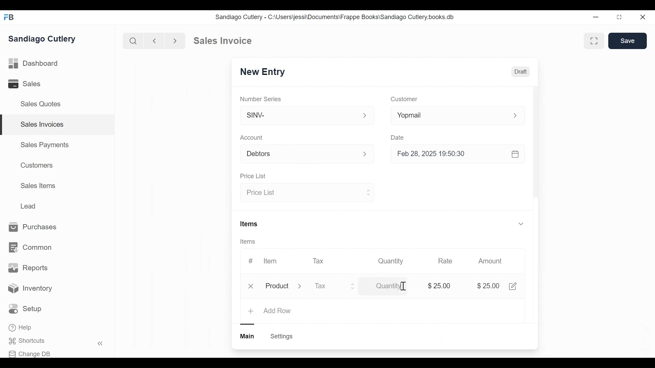  Describe the element at coordinates (248, 242) in the screenshot. I see `Items` at that location.